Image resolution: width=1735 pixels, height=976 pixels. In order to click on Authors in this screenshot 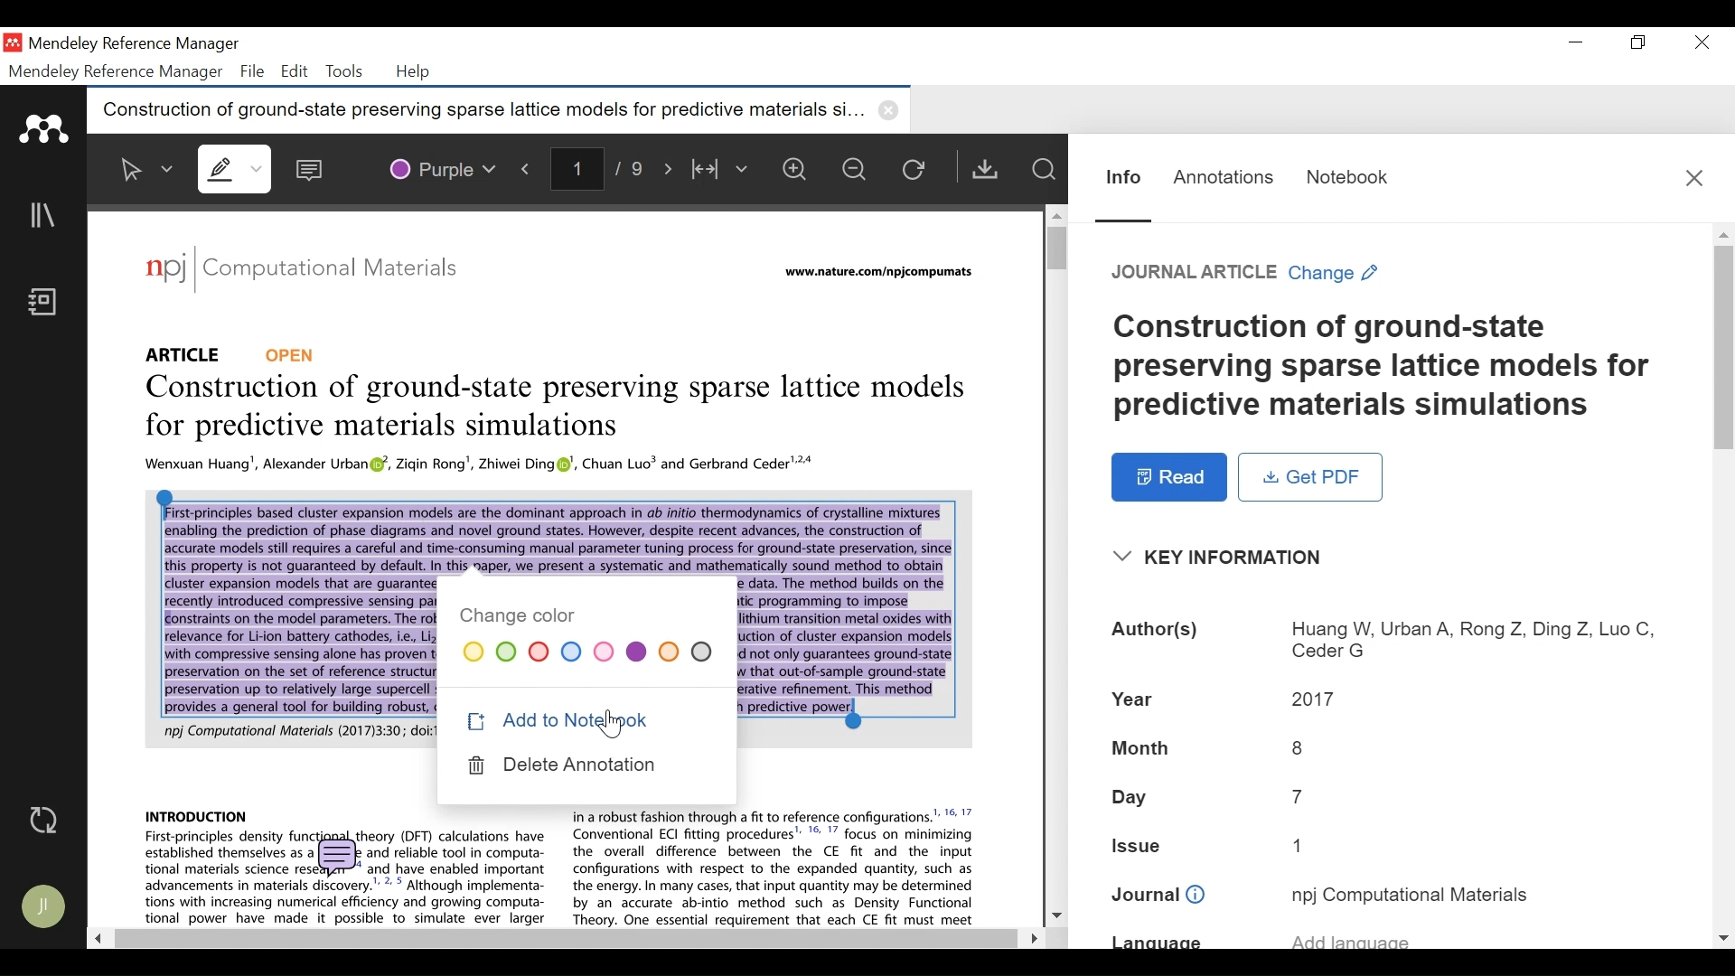, I will do `click(1471, 642)`.